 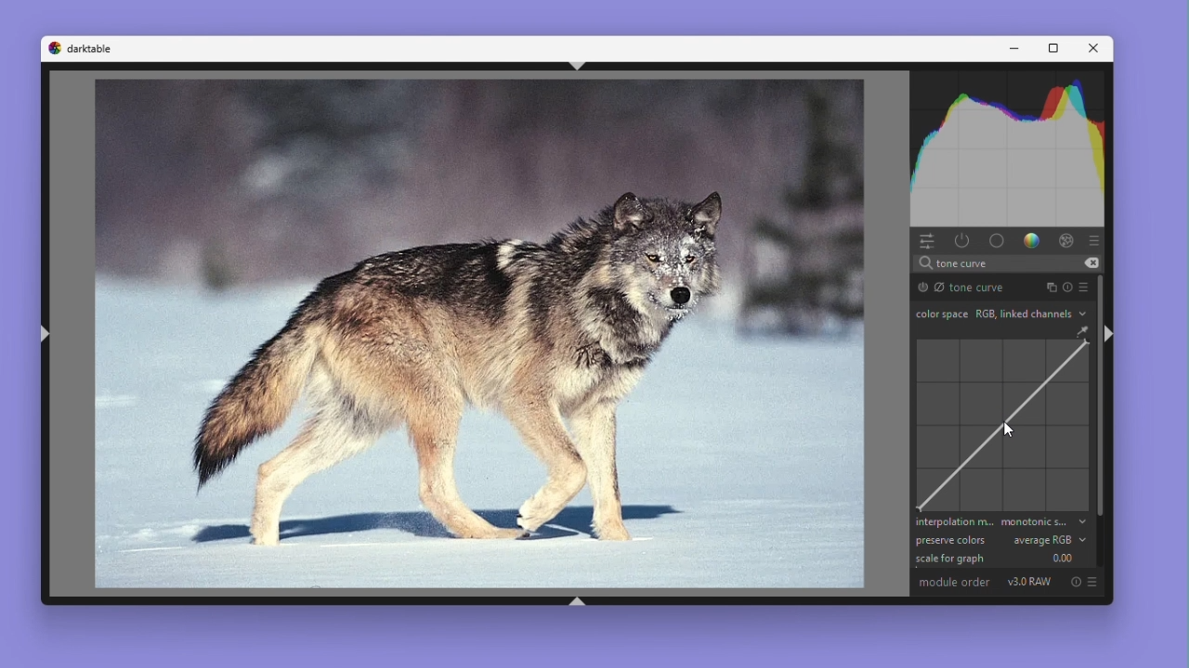 I want to click on Colour space RGB link channels, so click(x=1000, y=314).